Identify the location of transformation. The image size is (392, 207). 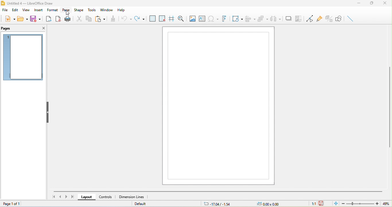
(238, 19).